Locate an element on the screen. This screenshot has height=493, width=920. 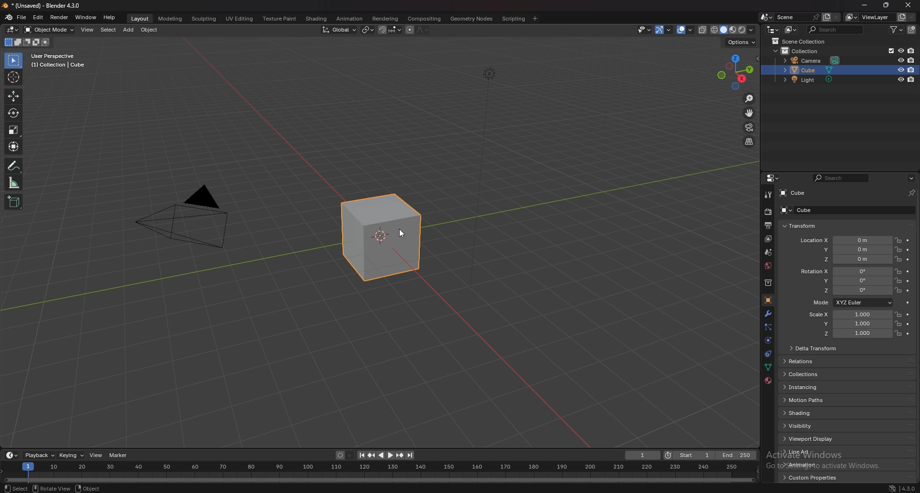
constraints is located at coordinates (768, 354).